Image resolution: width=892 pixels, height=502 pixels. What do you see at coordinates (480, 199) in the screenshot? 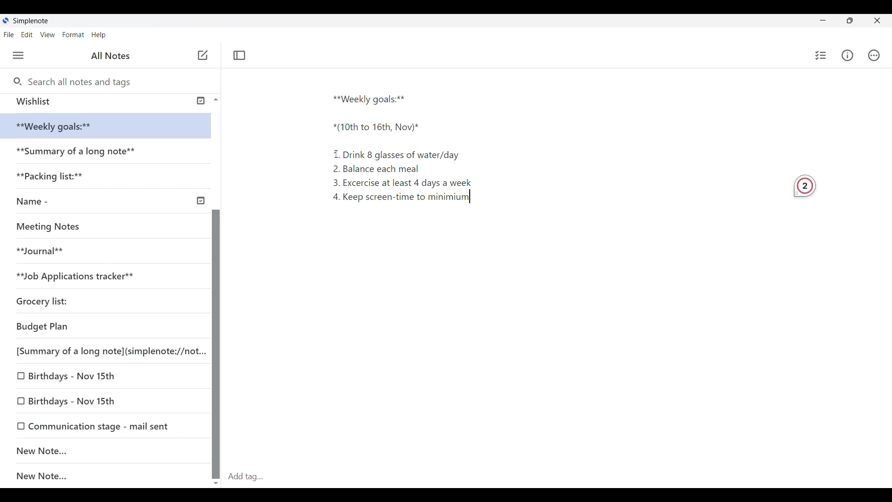
I see `Text cursor` at bounding box center [480, 199].